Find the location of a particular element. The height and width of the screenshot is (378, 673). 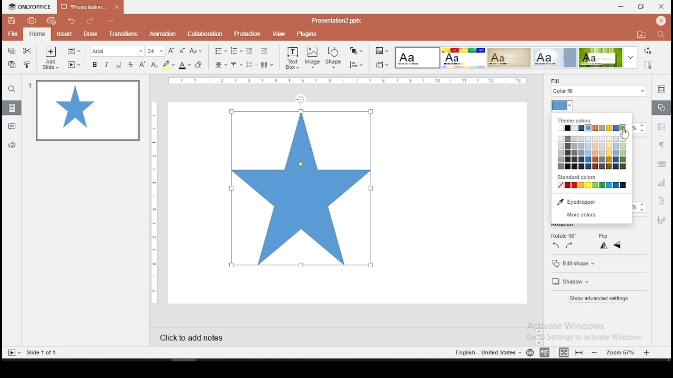

zoom out is located at coordinates (596, 352).